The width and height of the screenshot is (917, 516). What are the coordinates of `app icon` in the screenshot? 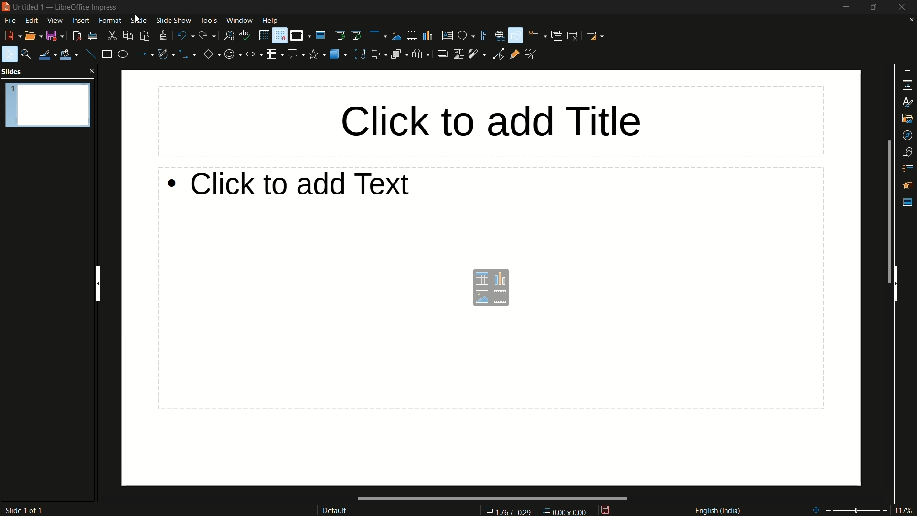 It's located at (6, 7).